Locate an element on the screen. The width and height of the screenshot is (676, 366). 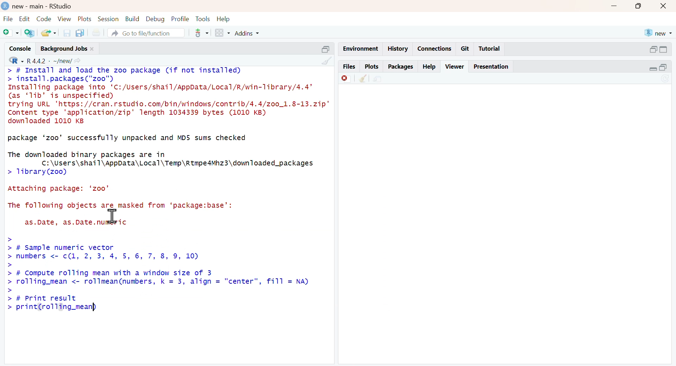
maximise is located at coordinates (639, 6).